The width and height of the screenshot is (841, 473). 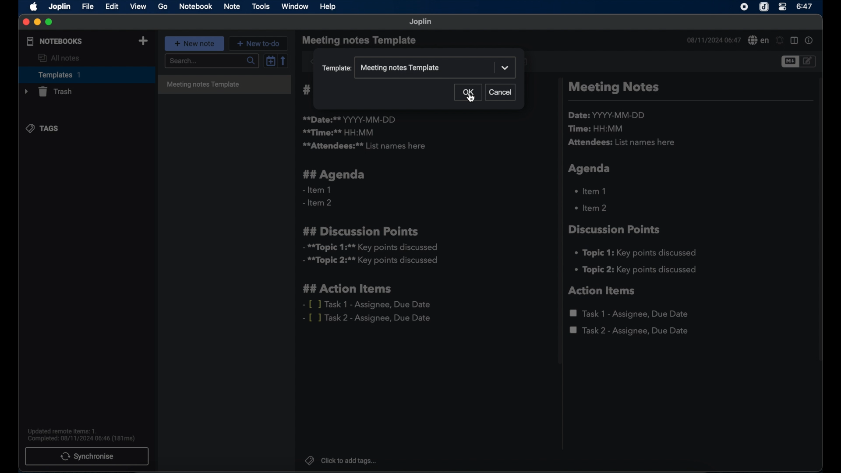 I want to click on cursor, so click(x=471, y=99).